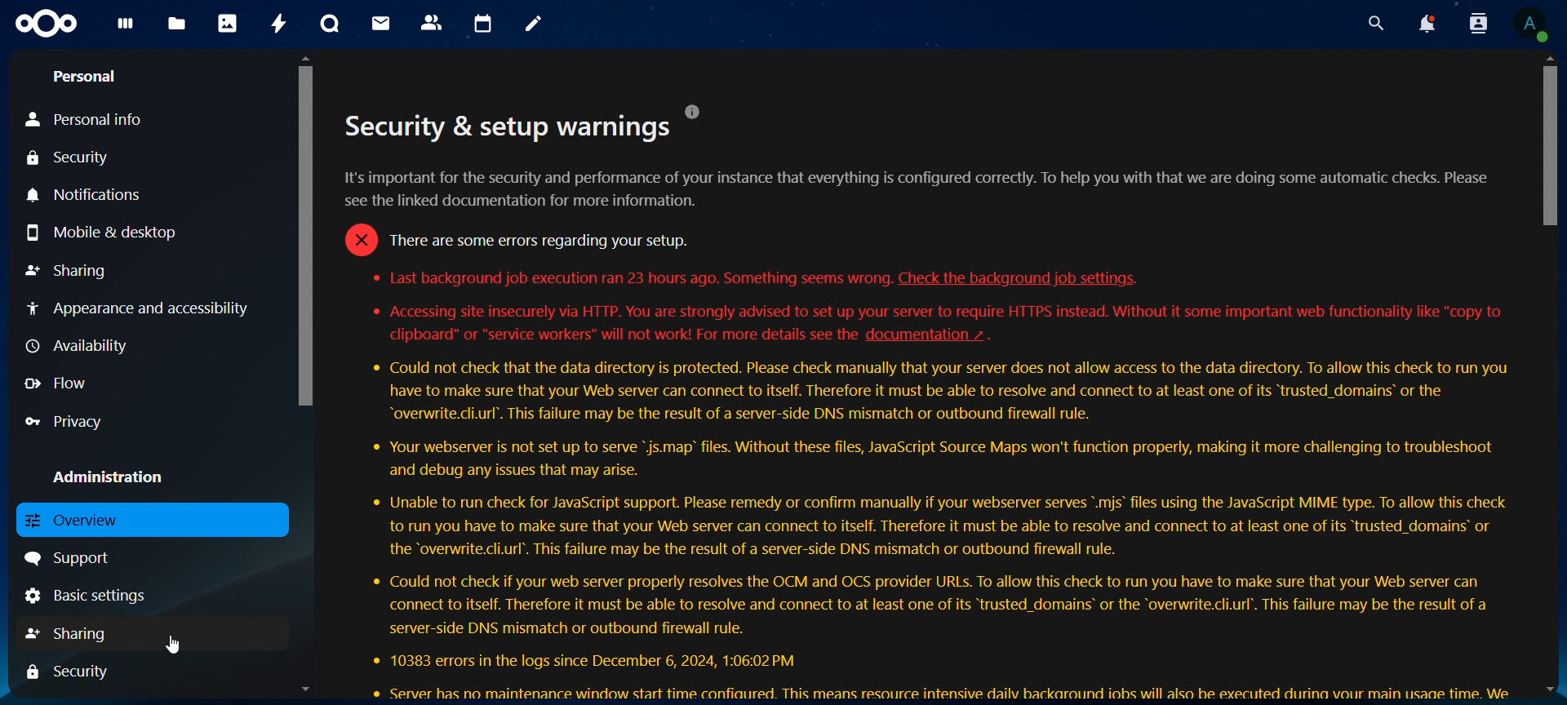 The width and height of the screenshot is (1567, 705). What do you see at coordinates (280, 25) in the screenshot?
I see `activity` at bounding box center [280, 25].